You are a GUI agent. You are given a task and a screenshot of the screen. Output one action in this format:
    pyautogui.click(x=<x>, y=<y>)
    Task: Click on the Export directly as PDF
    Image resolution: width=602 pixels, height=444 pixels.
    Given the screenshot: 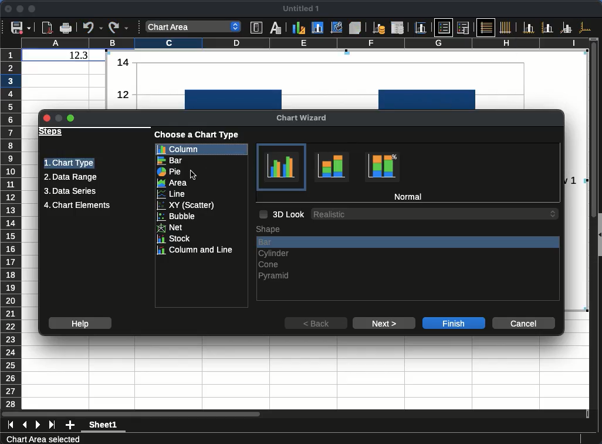 What is the action you would take?
    pyautogui.click(x=48, y=28)
    